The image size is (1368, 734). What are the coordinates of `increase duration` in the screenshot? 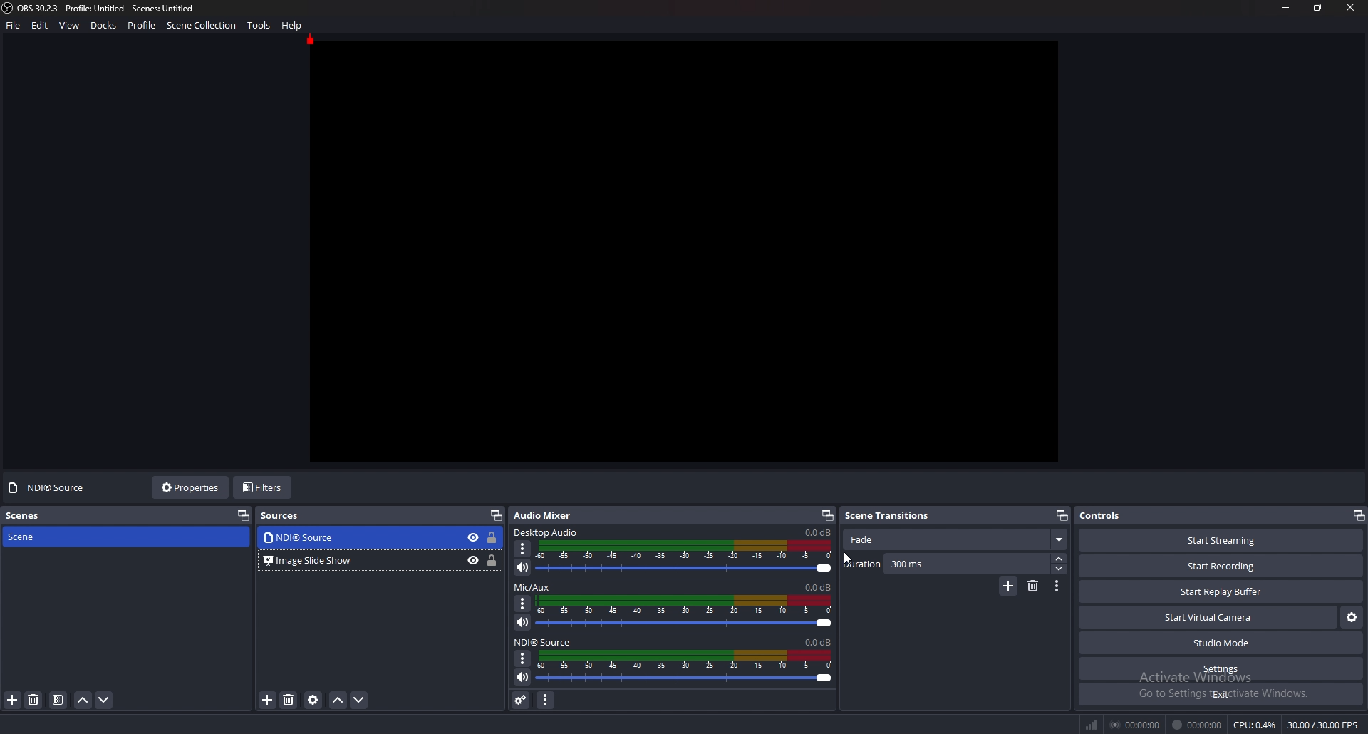 It's located at (1059, 559).